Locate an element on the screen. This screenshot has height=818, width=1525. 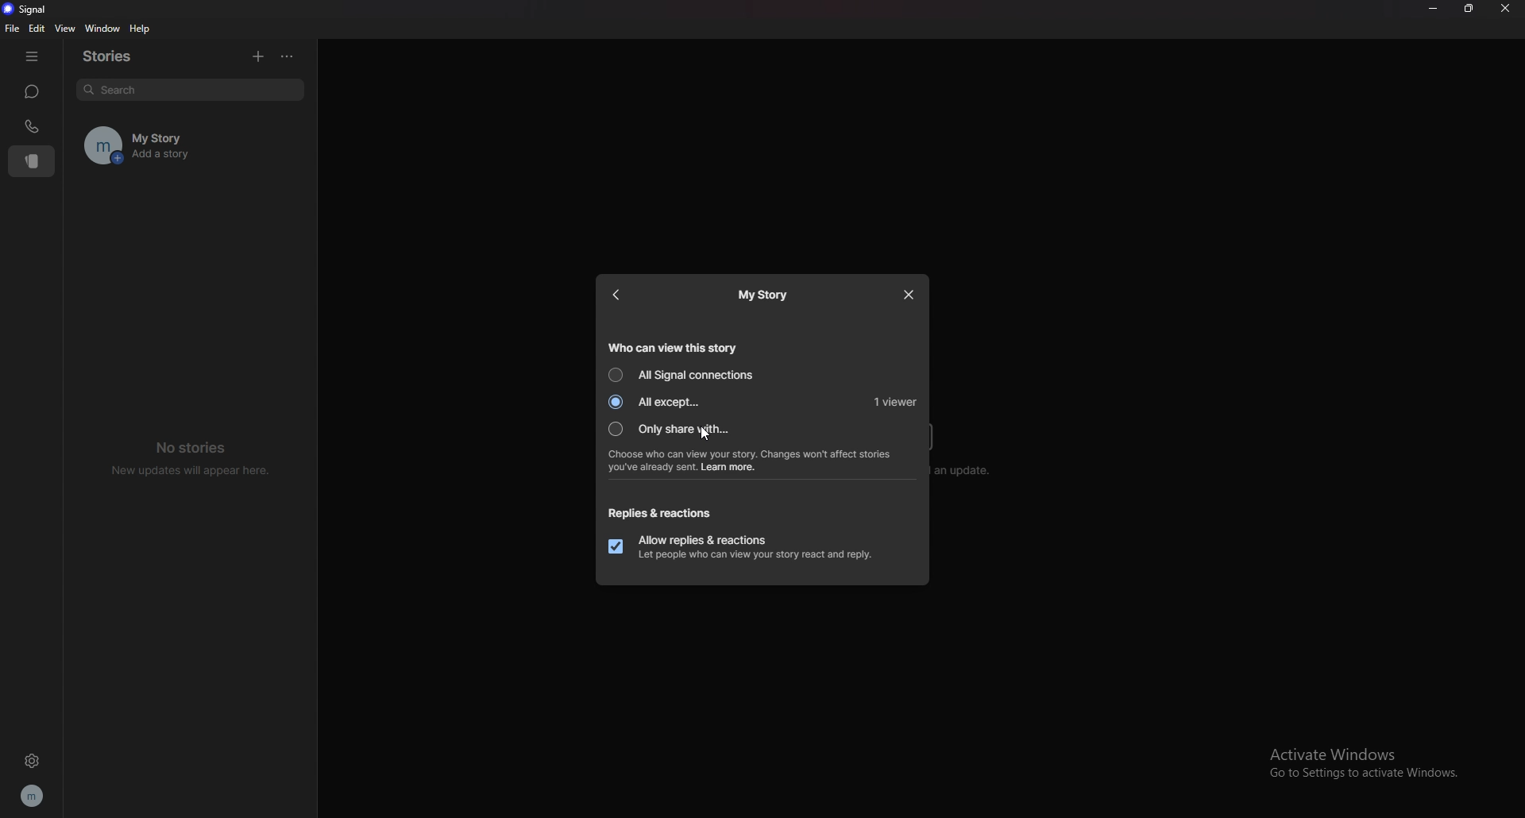
cursor is located at coordinates (703, 434).